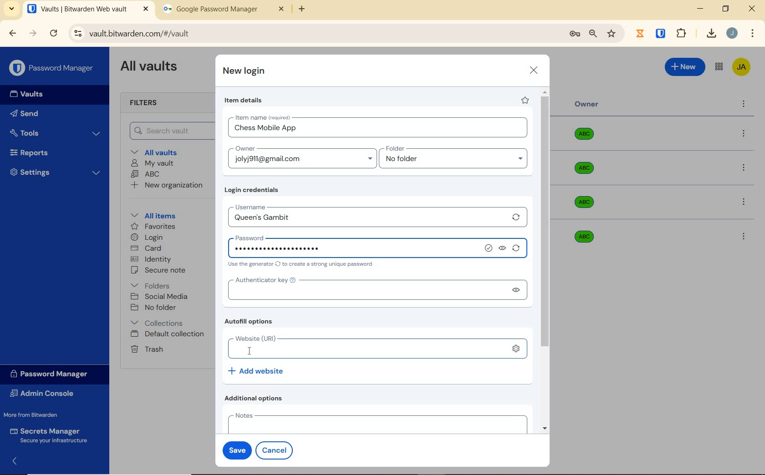 This screenshot has width=765, height=475. I want to click on generate, so click(518, 250).